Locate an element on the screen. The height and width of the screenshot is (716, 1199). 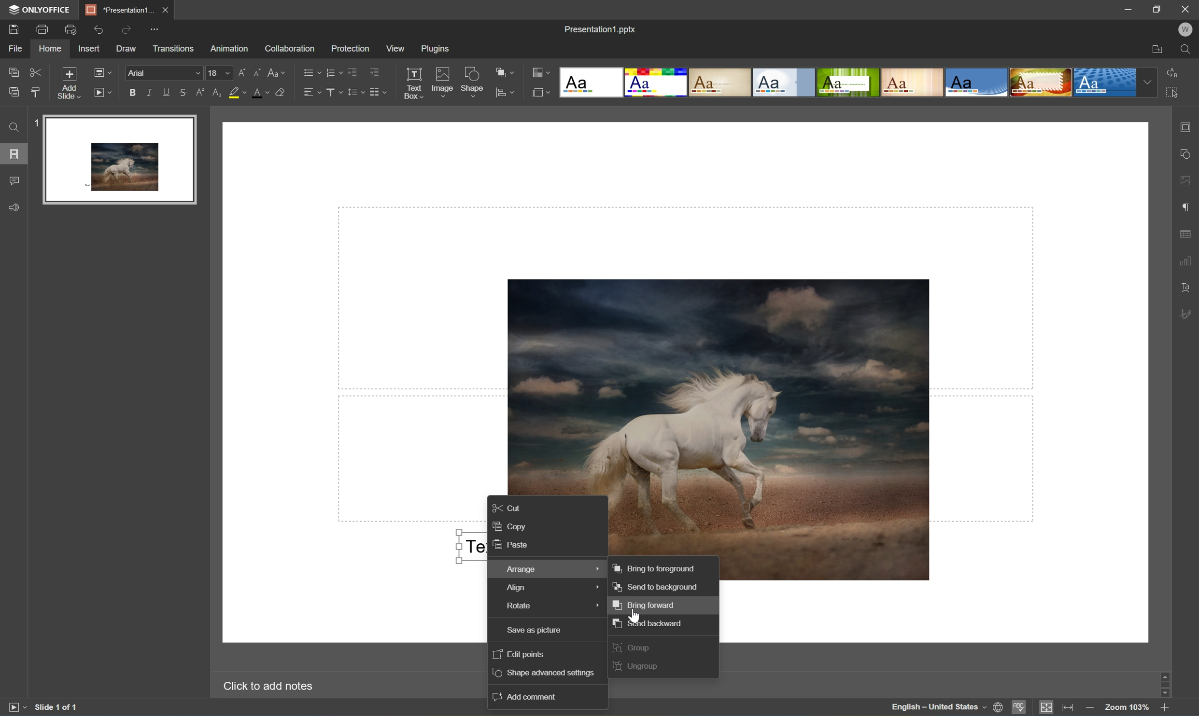
Horizontal align is located at coordinates (312, 93).